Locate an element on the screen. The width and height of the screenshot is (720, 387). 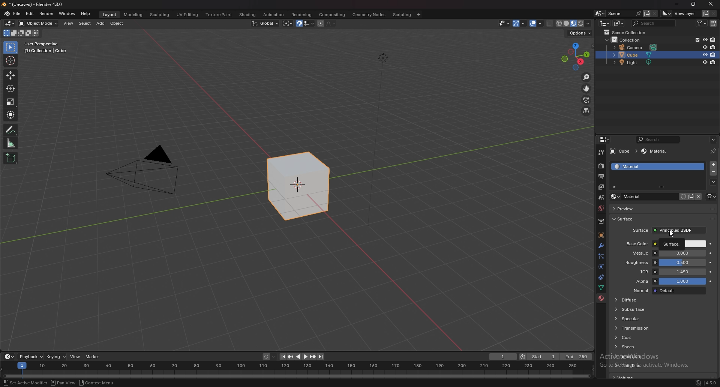
shading is located at coordinates (247, 15).